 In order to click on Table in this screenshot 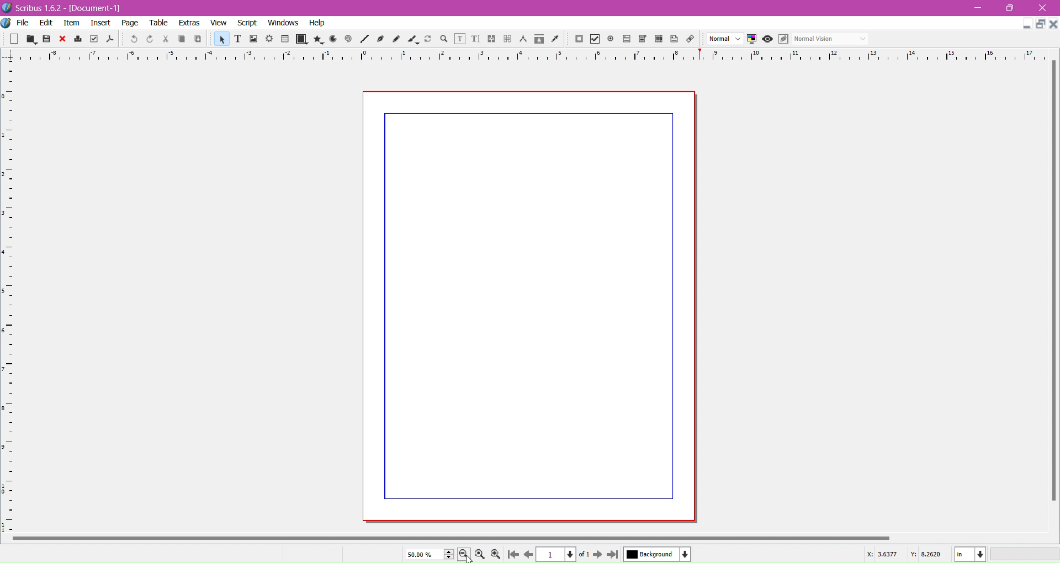, I will do `click(158, 23)`.